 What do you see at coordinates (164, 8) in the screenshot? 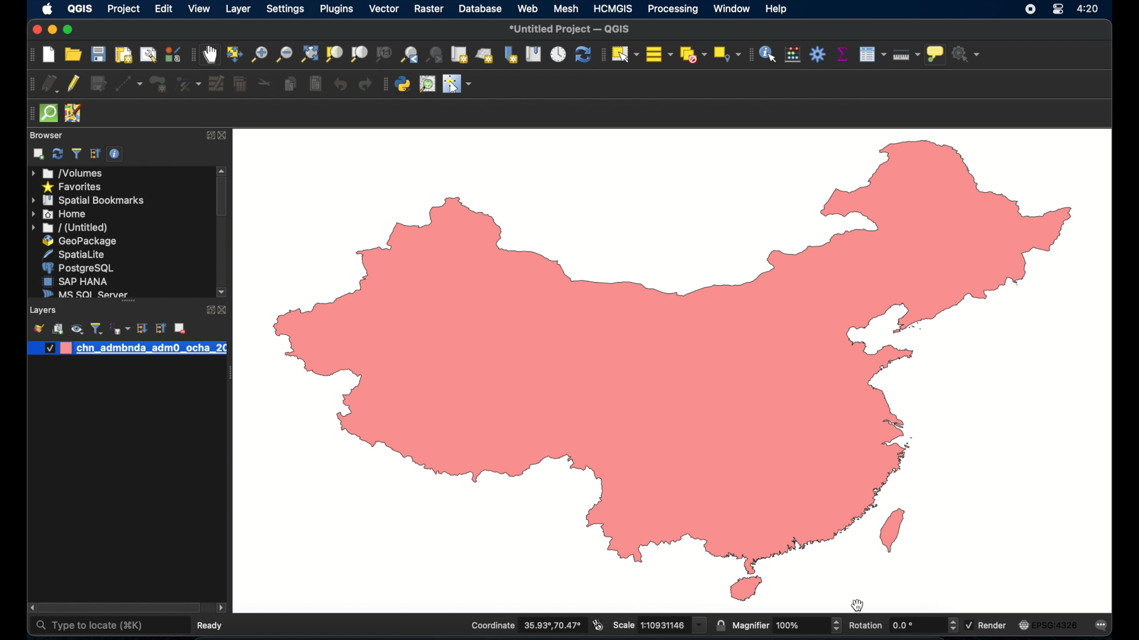
I see `edit` at bounding box center [164, 8].